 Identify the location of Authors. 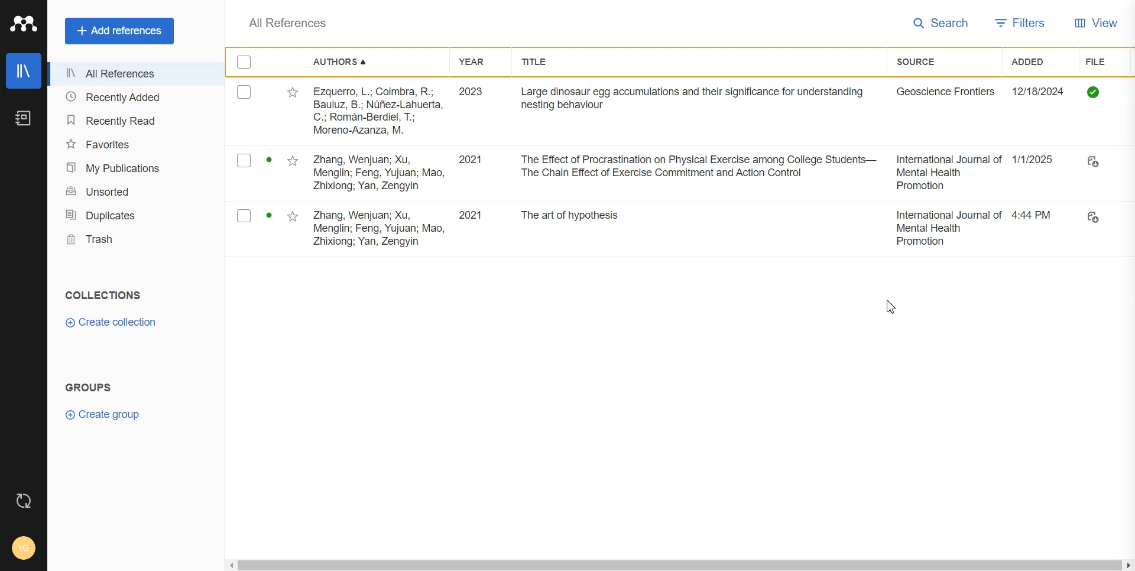
(344, 63).